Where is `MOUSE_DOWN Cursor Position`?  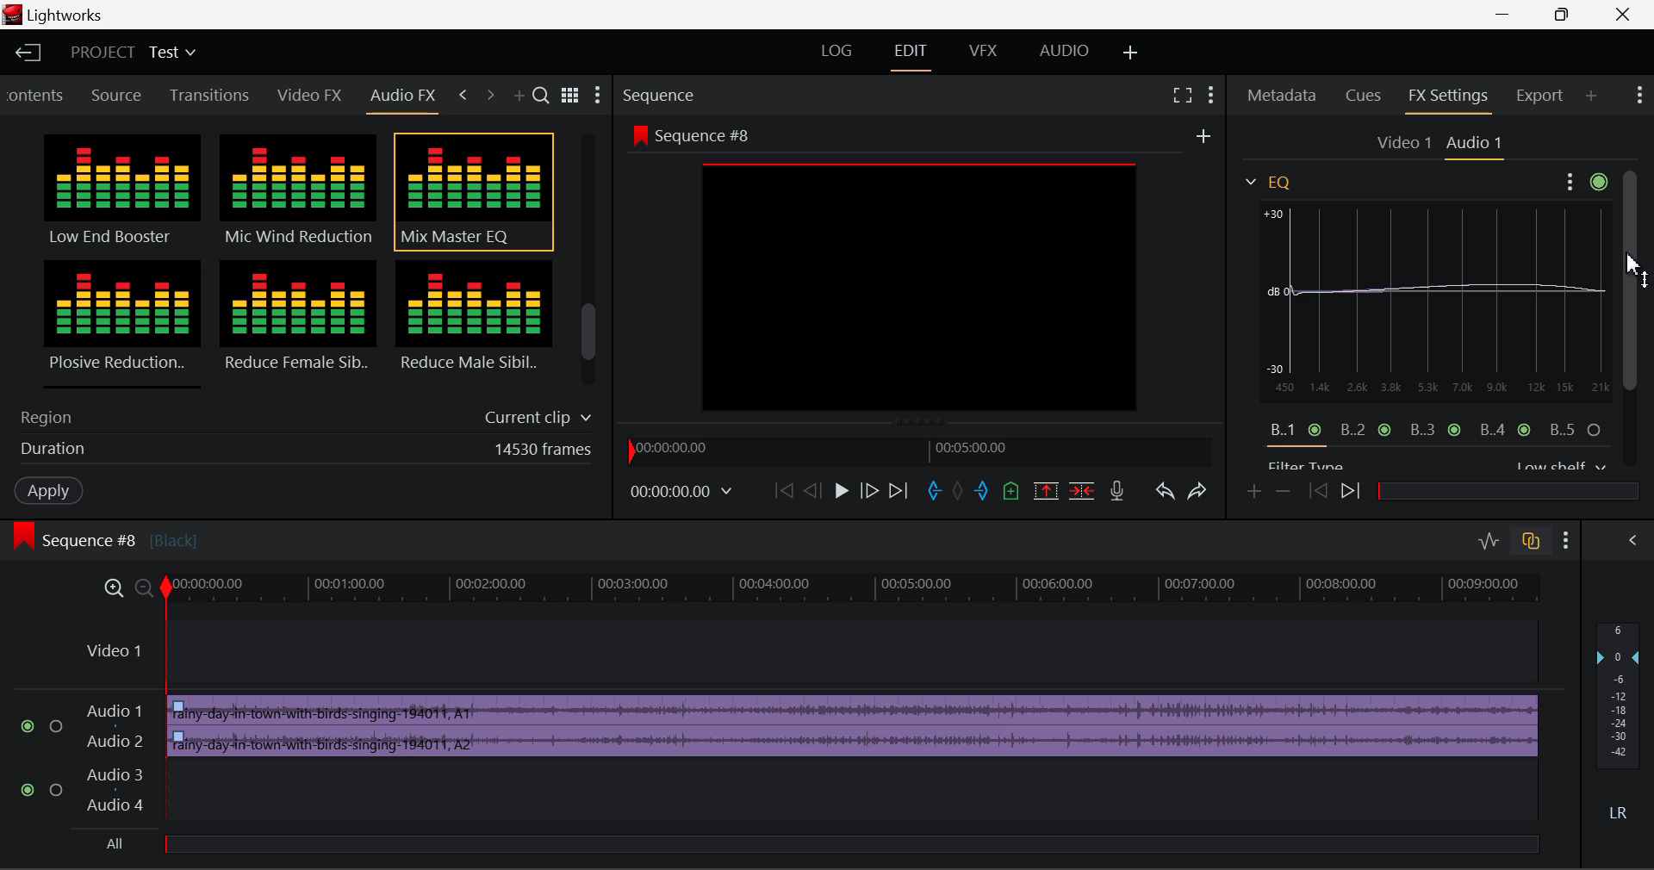 MOUSE_DOWN Cursor Position is located at coordinates (1637, 265).